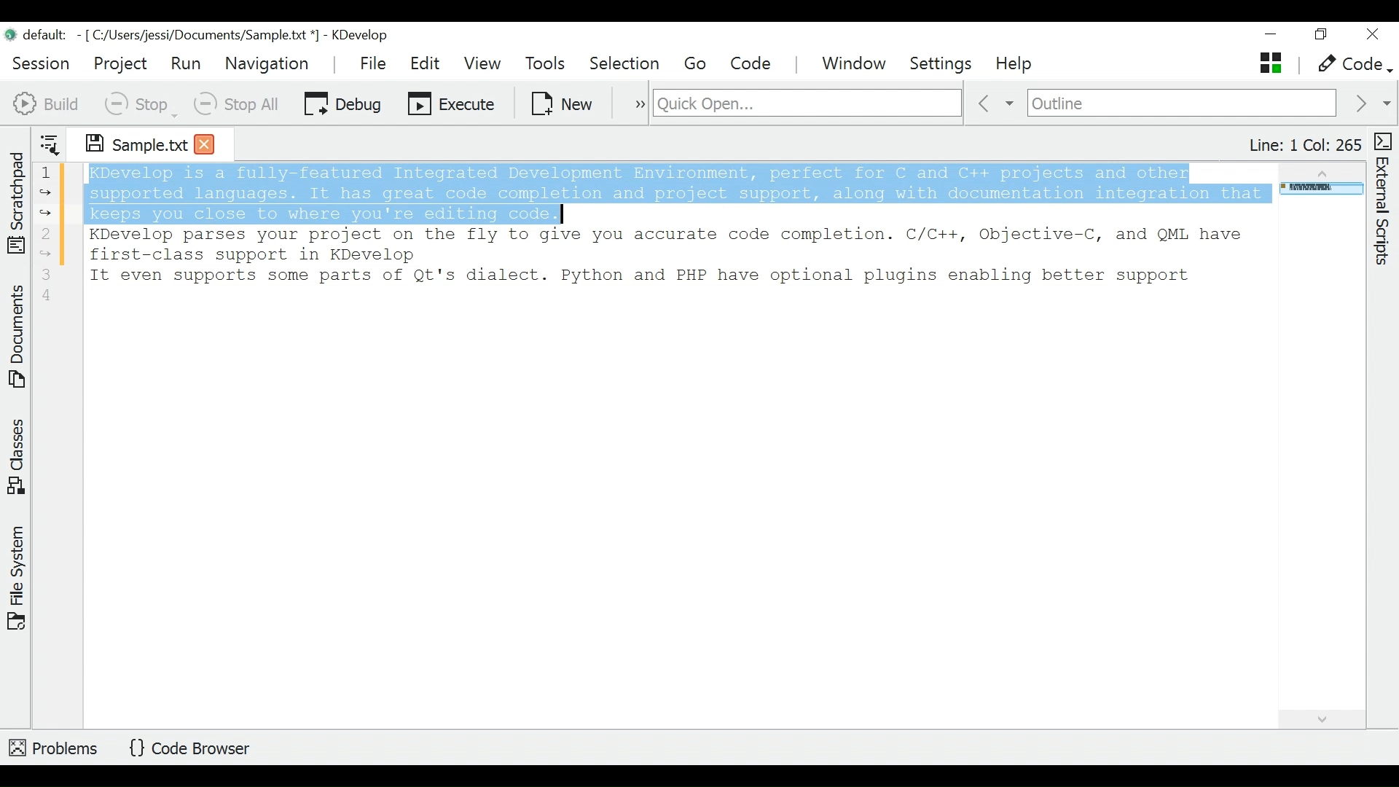 The height and width of the screenshot is (787, 1399). Describe the element at coordinates (42, 61) in the screenshot. I see `Session` at that location.